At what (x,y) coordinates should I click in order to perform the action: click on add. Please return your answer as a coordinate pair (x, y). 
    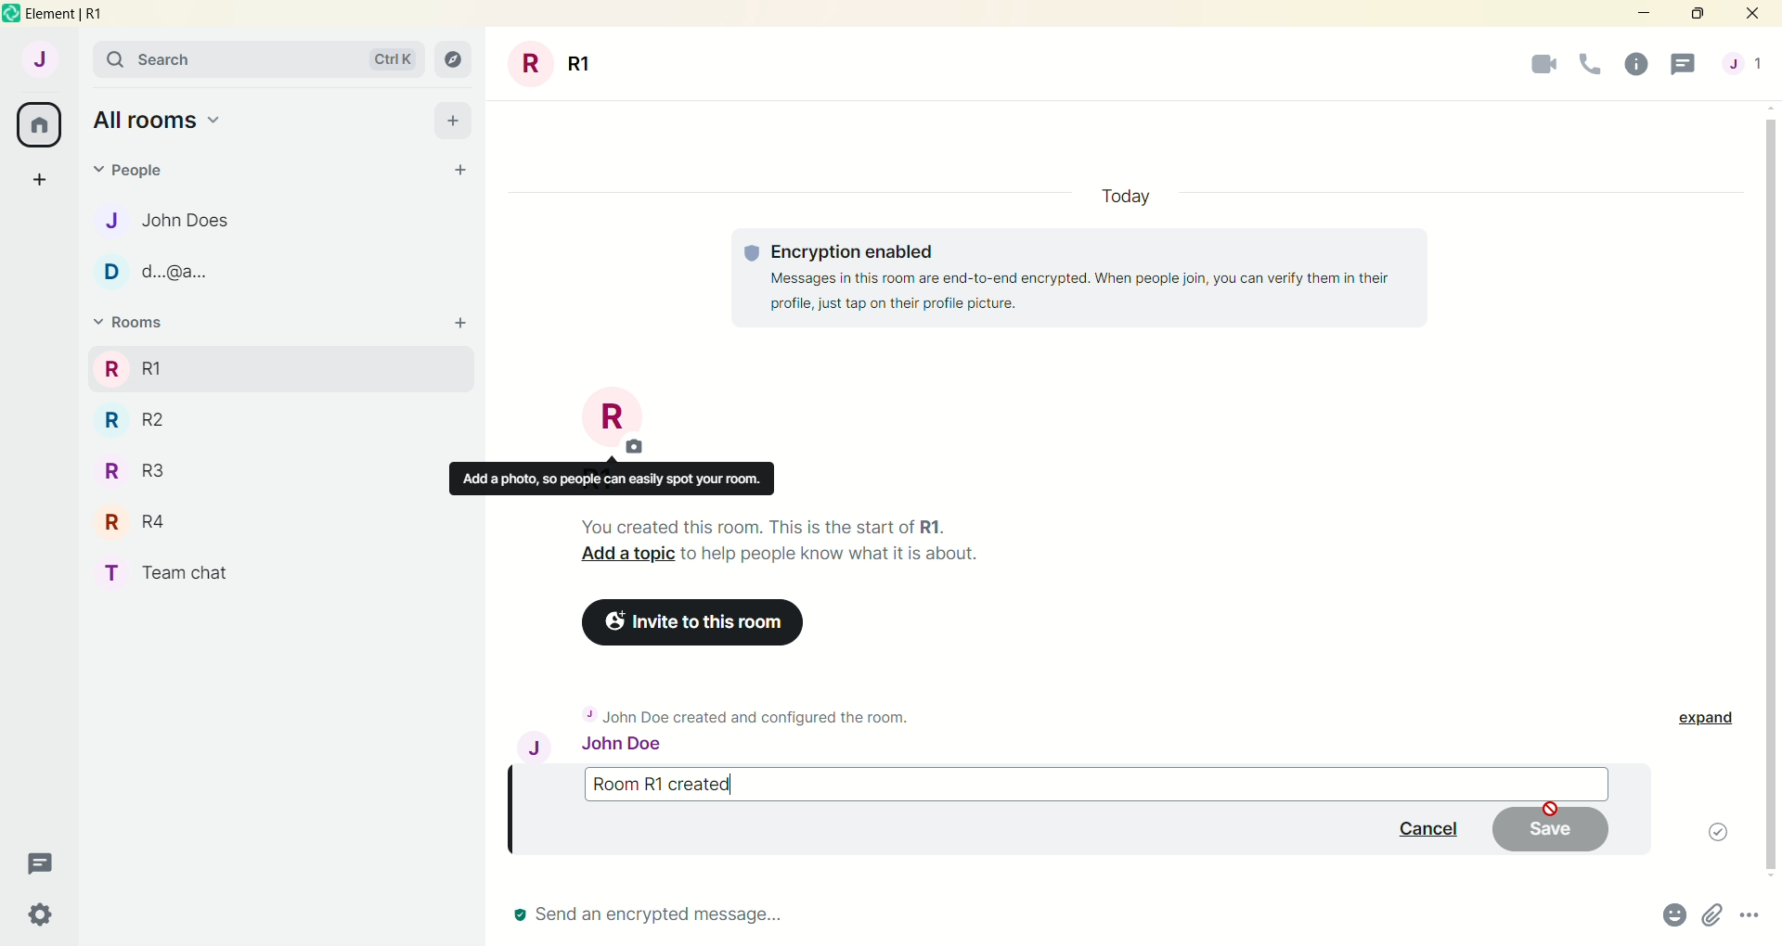
    Looking at the image, I should click on (458, 323).